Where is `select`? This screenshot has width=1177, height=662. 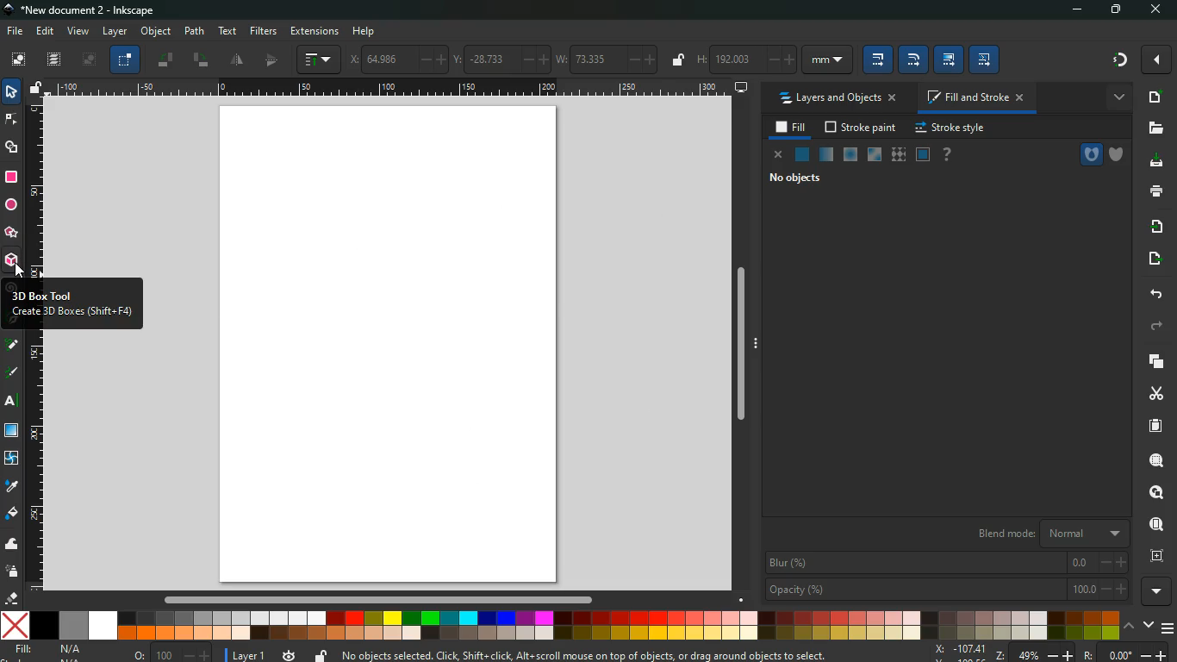 select is located at coordinates (13, 93).